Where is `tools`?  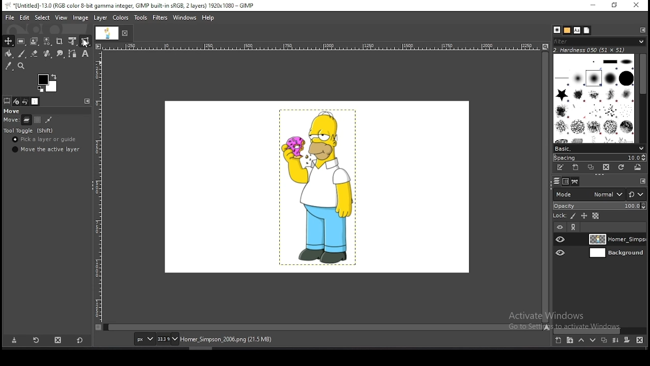
tools is located at coordinates (141, 18).